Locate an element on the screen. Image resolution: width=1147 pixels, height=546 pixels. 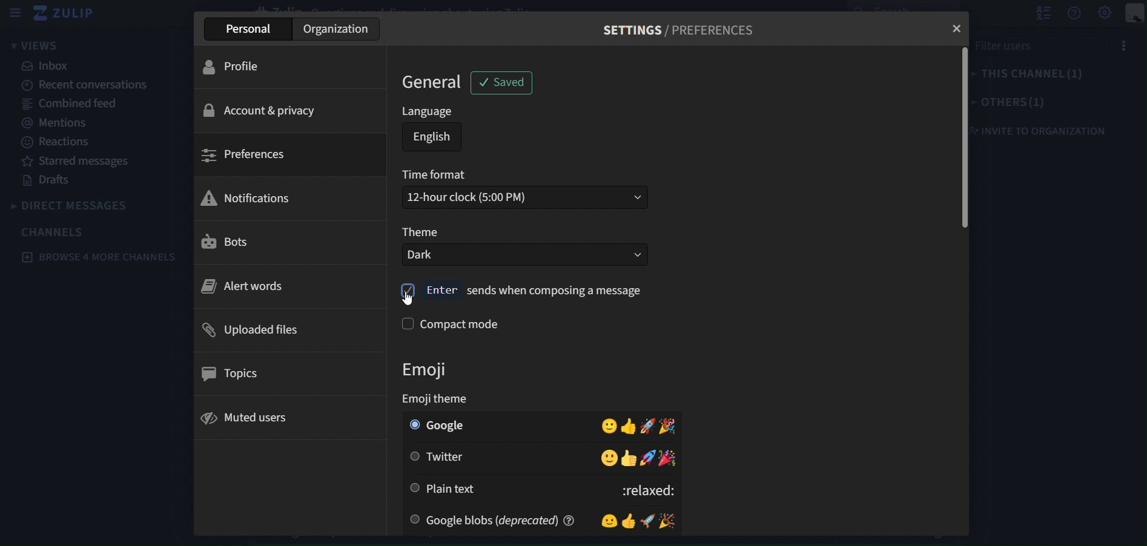
Google is located at coordinates (508, 425).